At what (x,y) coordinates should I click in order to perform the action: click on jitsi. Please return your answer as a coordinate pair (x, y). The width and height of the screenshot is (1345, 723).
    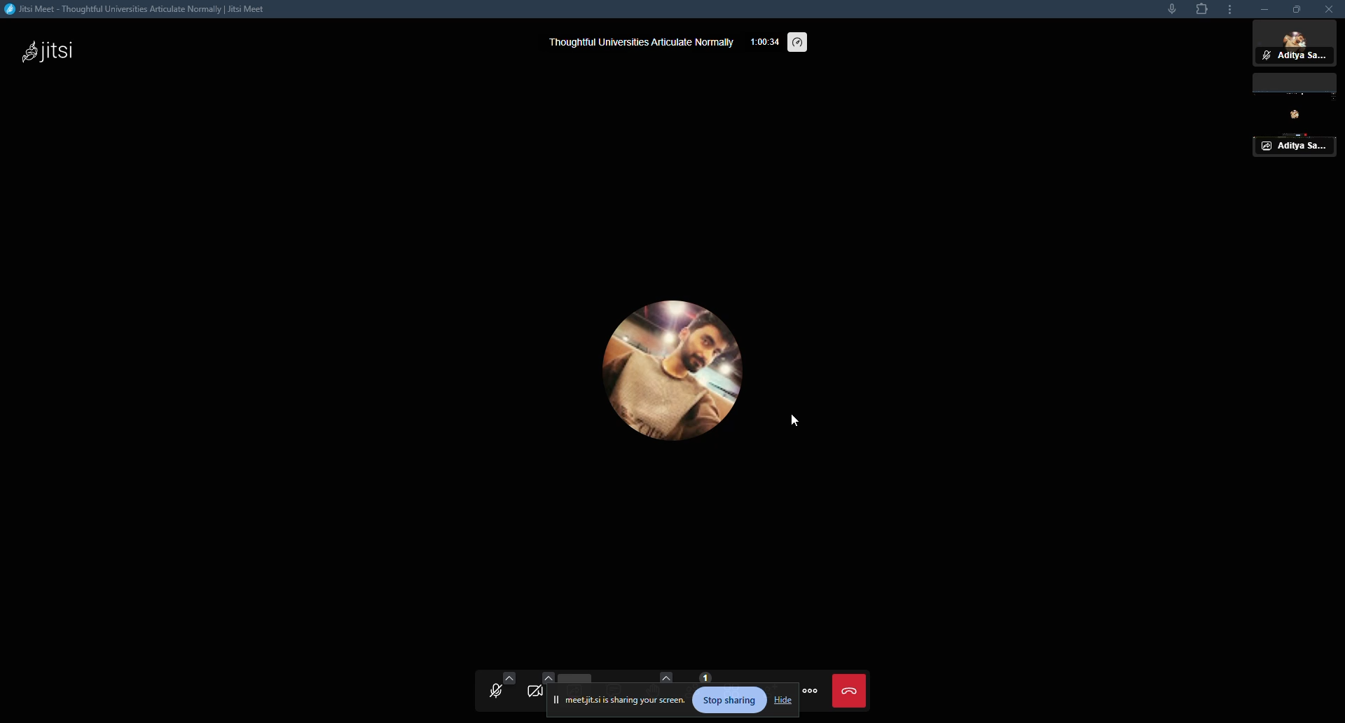
    Looking at the image, I should click on (49, 53).